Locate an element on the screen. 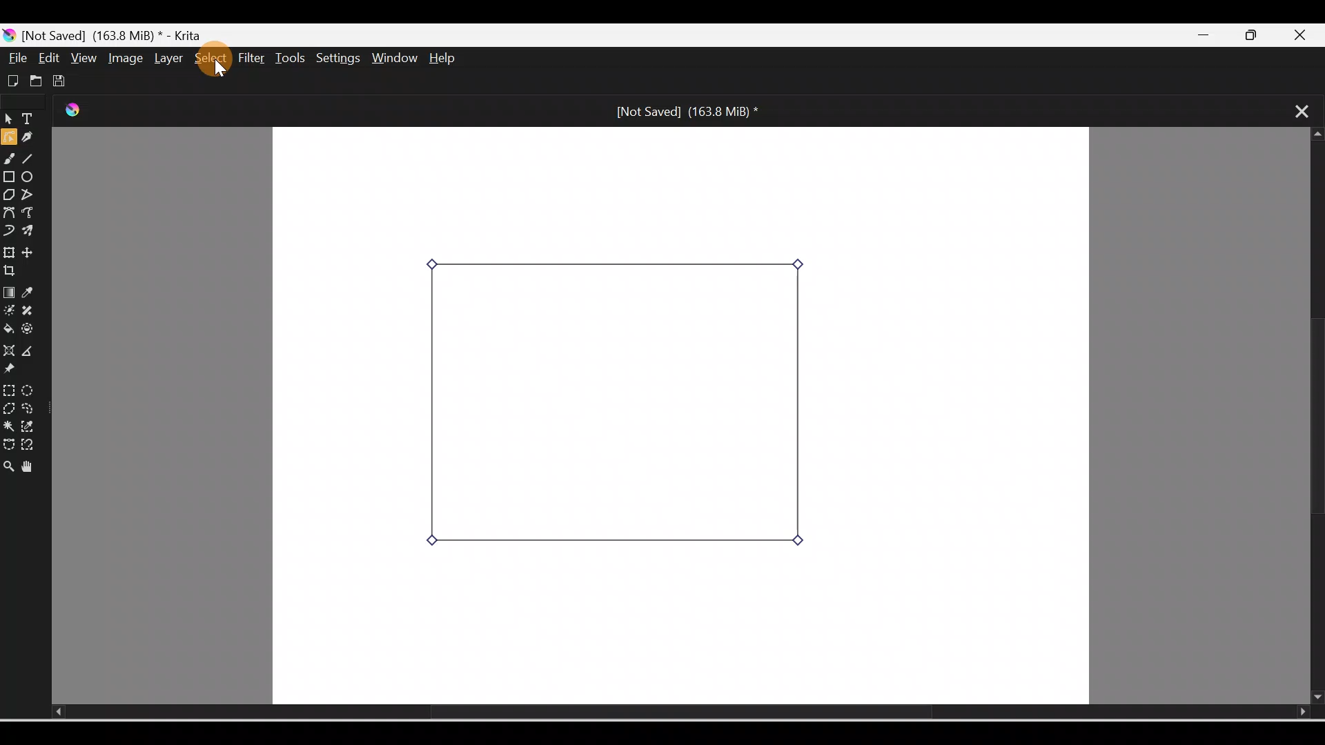 The height and width of the screenshot is (745, 1325). Save is located at coordinates (62, 79).